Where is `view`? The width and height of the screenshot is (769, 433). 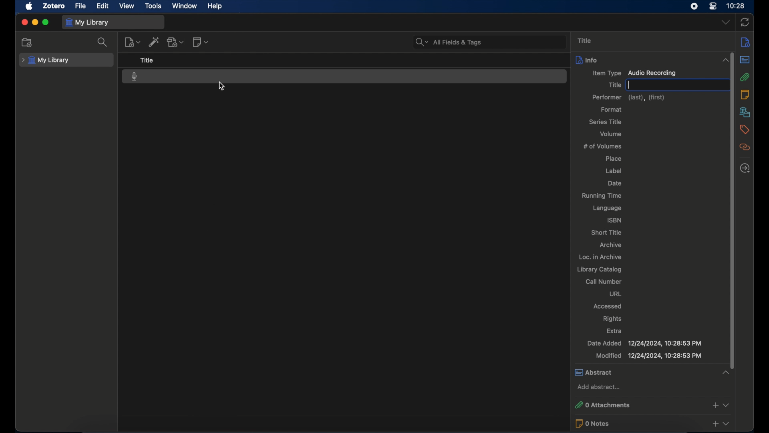
view is located at coordinates (127, 6).